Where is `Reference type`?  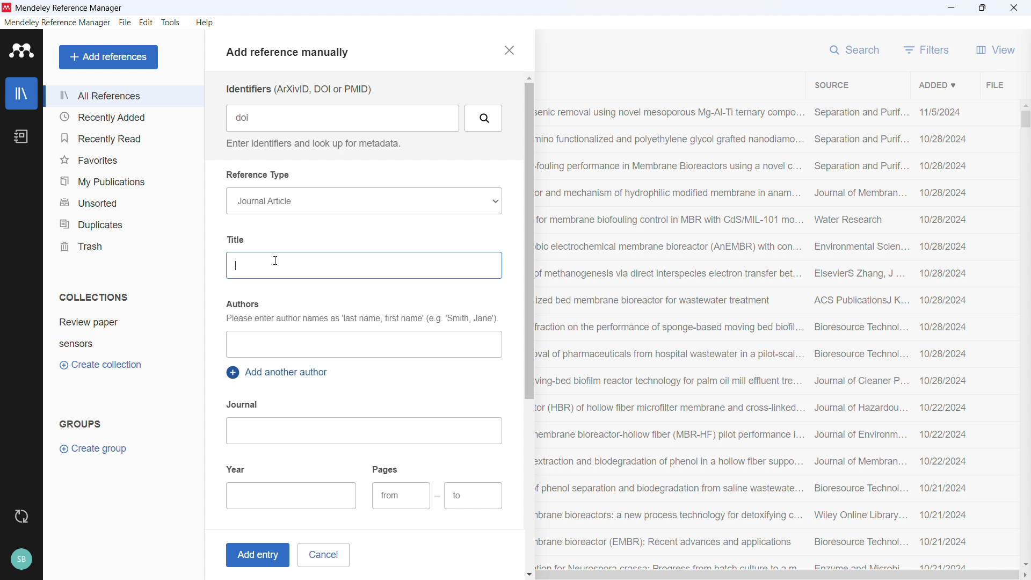
Reference type is located at coordinates (259, 175).